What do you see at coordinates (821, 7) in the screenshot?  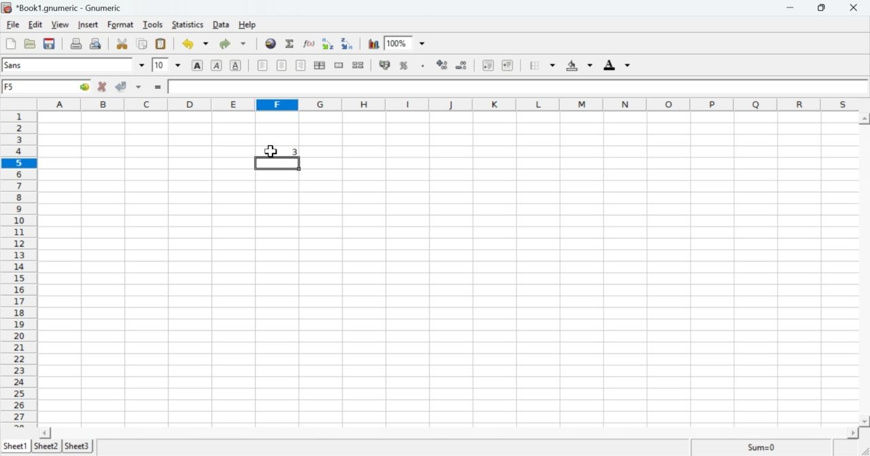 I see `Minimise` at bounding box center [821, 7].